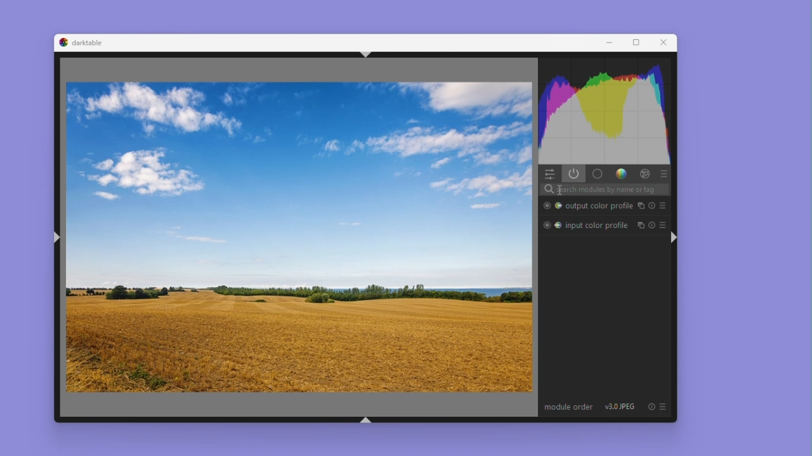 The height and width of the screenshot is (456, 812). I want to click on Color Calibration, so click(558, 205).